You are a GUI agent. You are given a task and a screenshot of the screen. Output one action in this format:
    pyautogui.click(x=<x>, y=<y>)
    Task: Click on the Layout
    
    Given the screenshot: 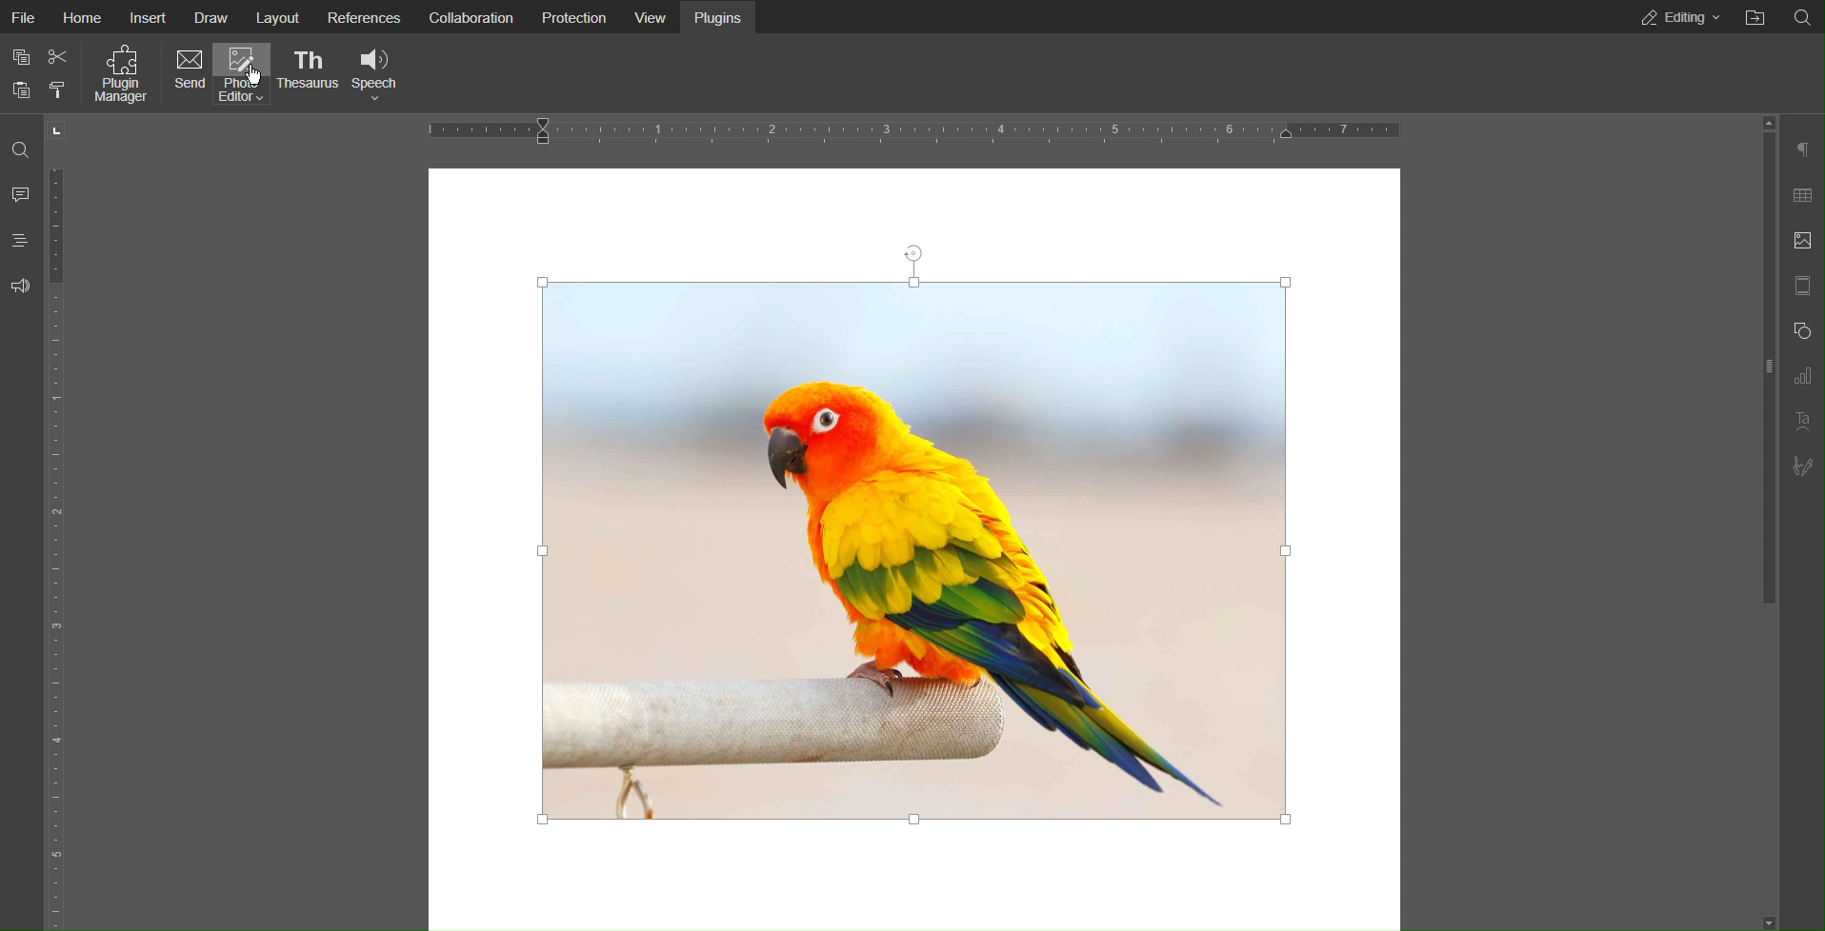 What is the action you would take?
    pyautogui.click(x=278, y=16)
    